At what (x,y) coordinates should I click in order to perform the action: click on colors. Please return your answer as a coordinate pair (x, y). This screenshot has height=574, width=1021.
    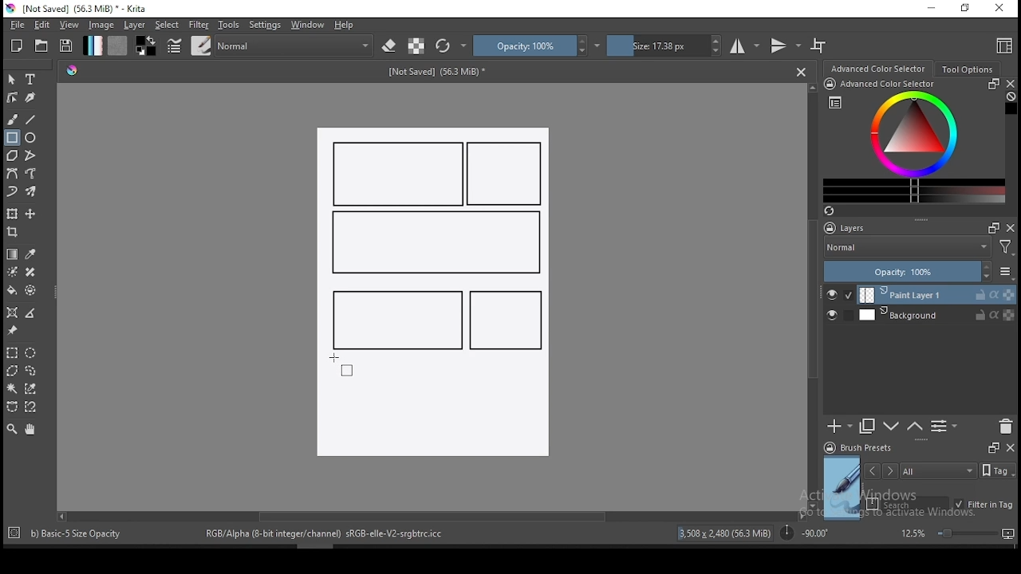
    Looking at the image, I should click on (146, 45).